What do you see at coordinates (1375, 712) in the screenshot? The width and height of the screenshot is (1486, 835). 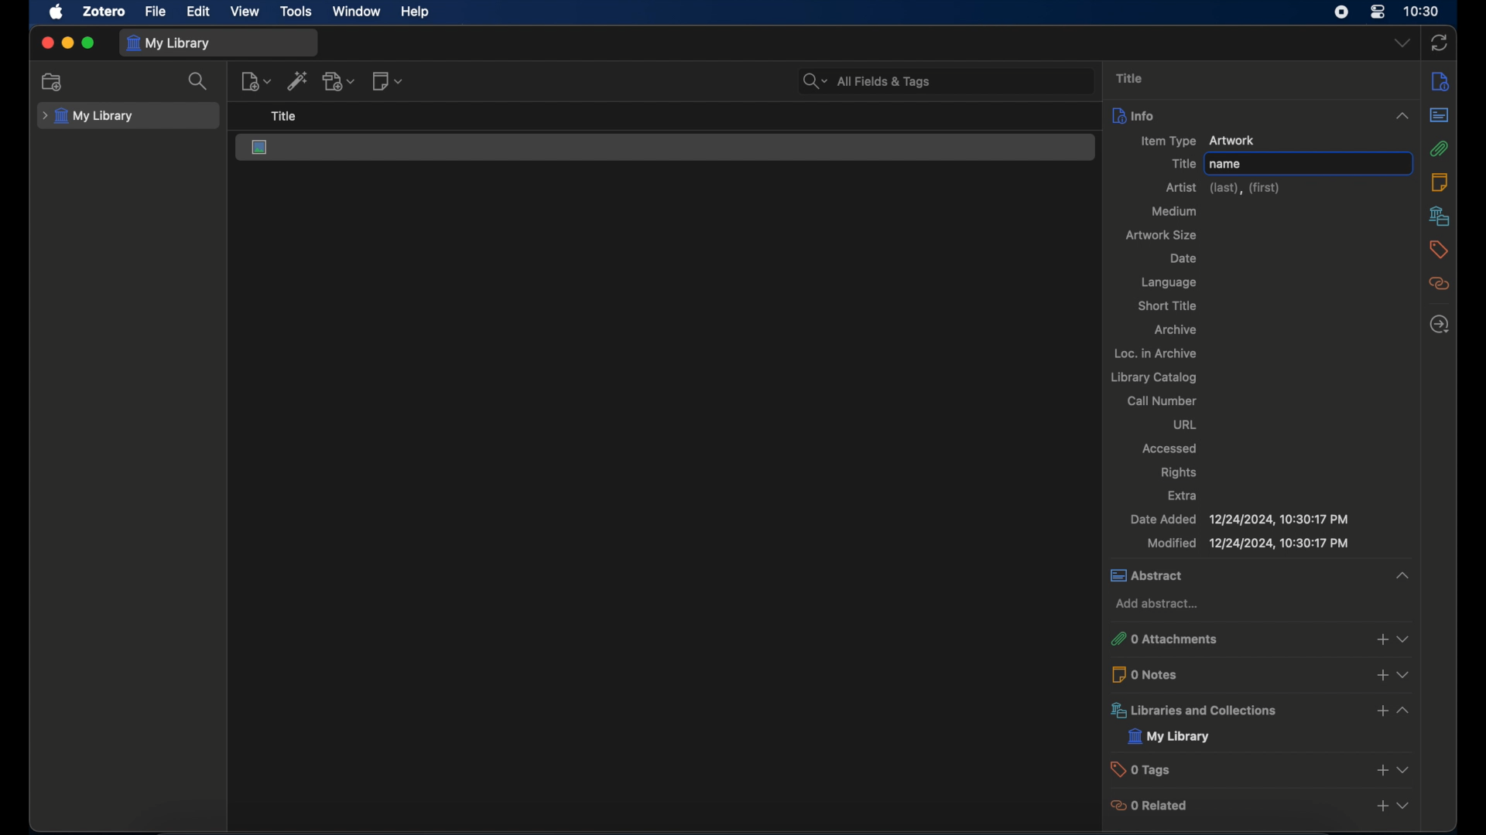 I see `add` at bounding box center [1375, 712].